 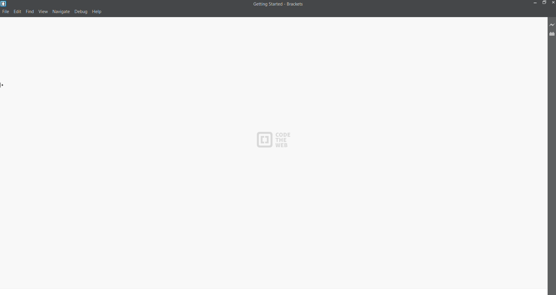 What do you see at coordinates (60, 12) in the screenshot?
I see `navigate` at bounding box center [60, 12].